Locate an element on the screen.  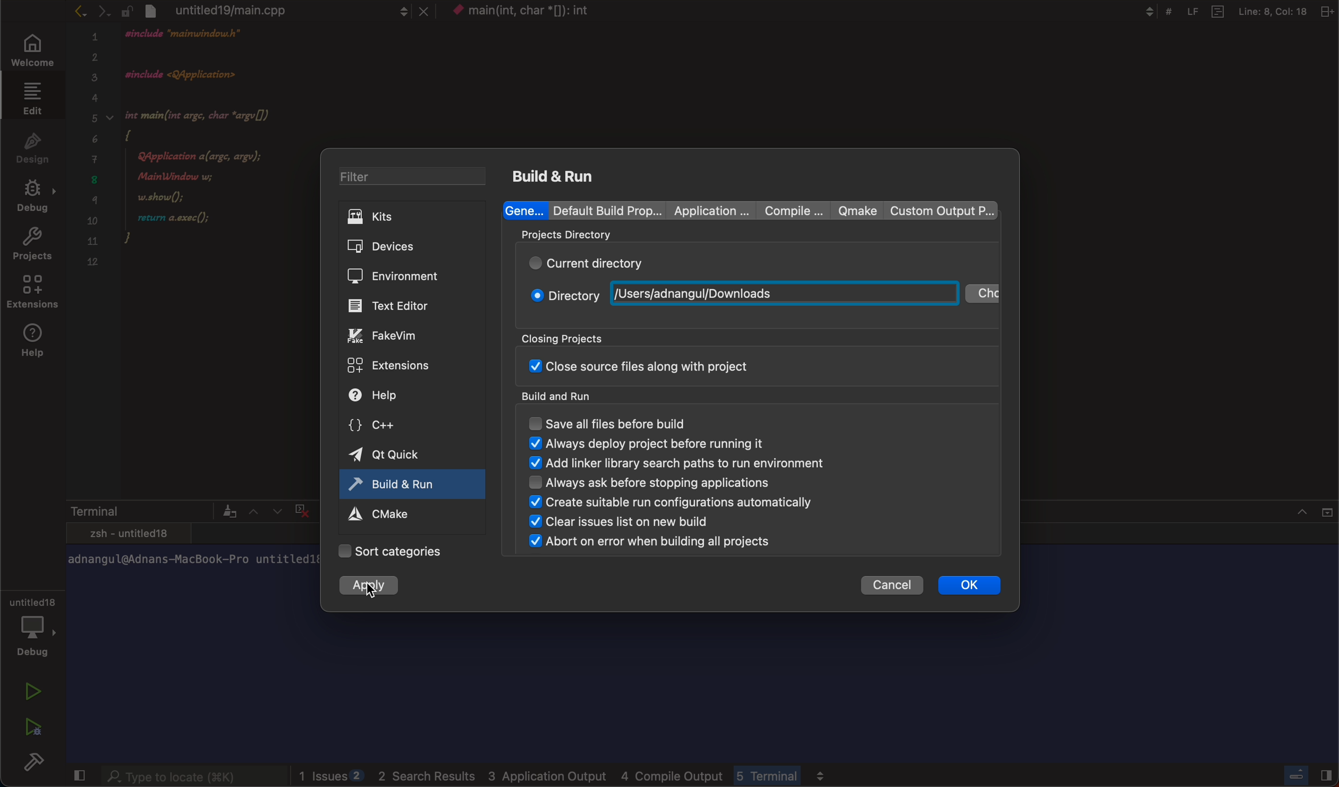
logs is located at coordinates (567, 772).